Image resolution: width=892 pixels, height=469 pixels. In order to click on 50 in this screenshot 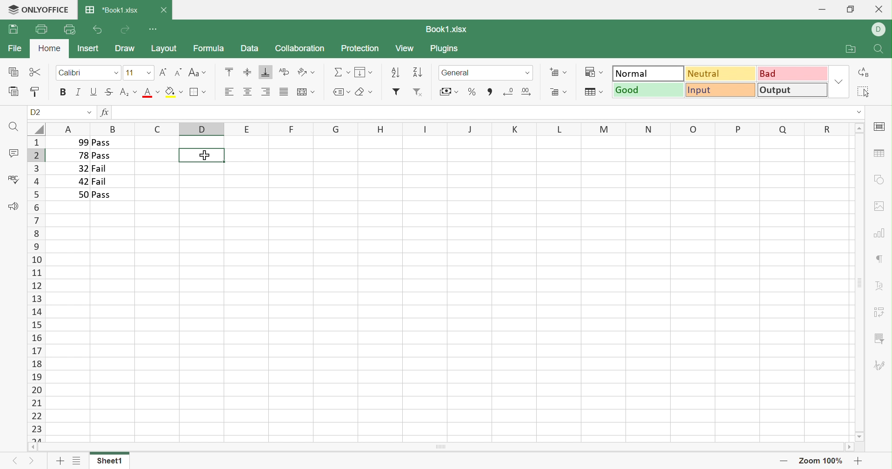, I will do `click(82, 194)`.